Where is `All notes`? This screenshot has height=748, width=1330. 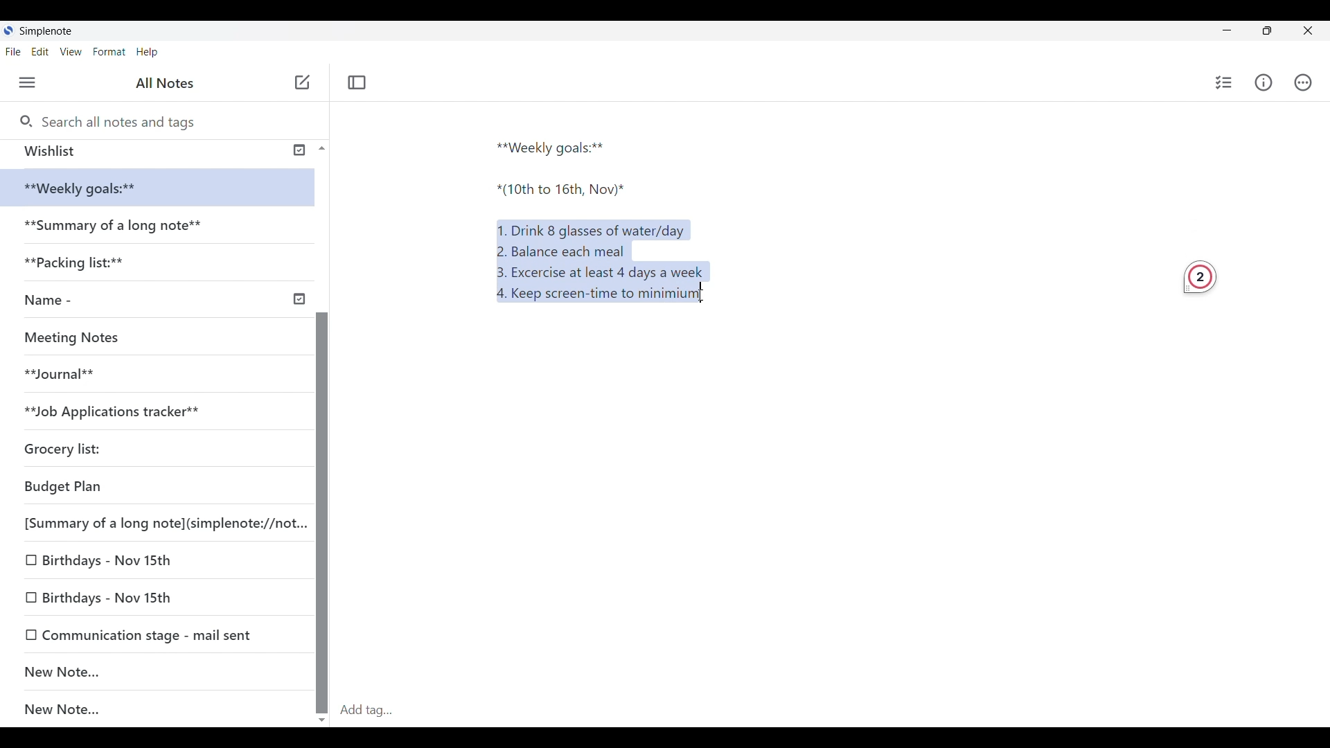 All notes is located at coordinates (168, 83).